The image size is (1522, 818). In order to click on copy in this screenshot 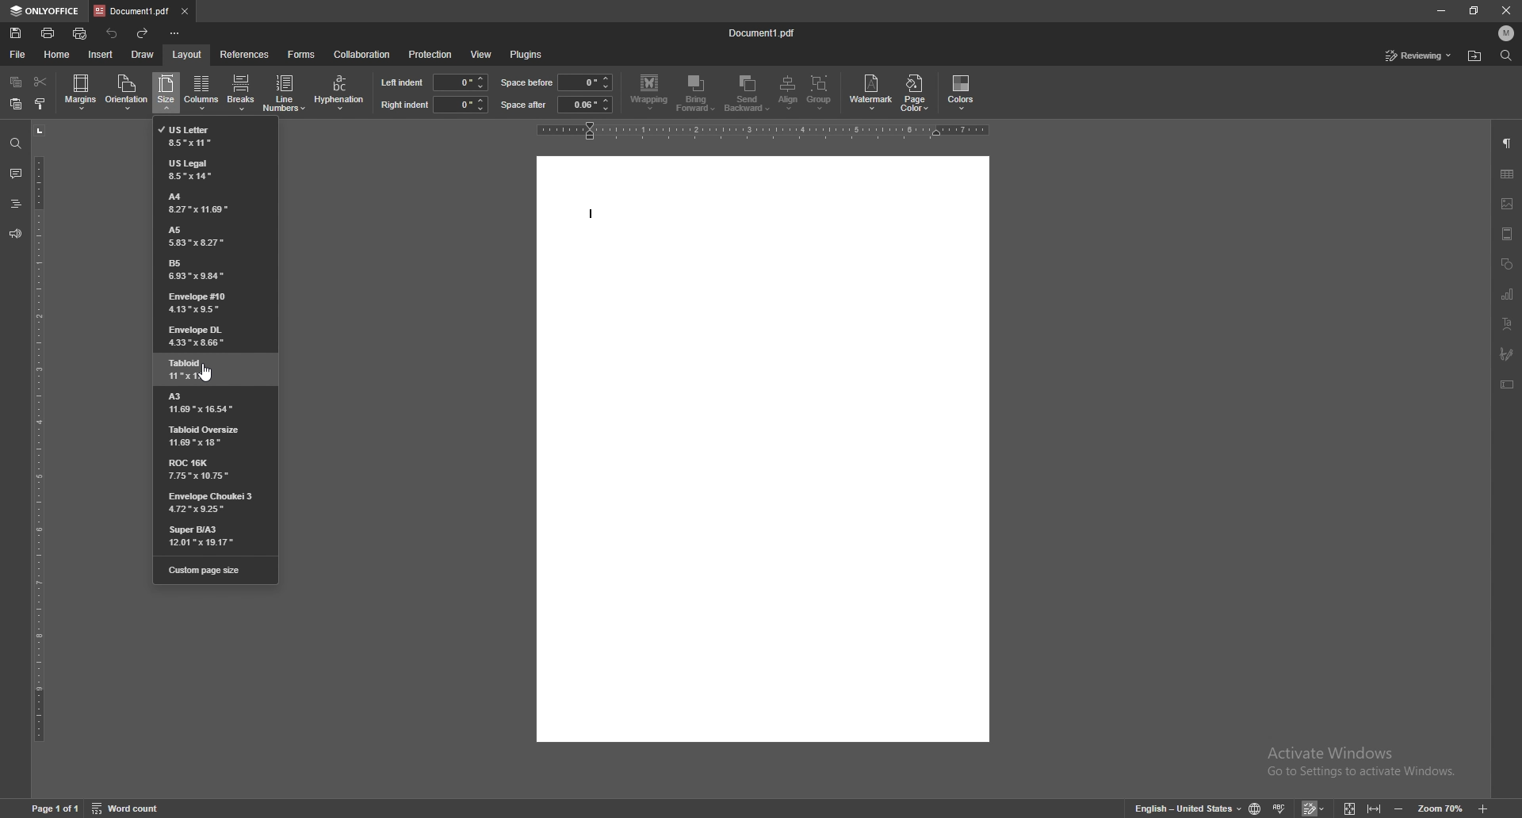, I will do `click(17, 82)`.